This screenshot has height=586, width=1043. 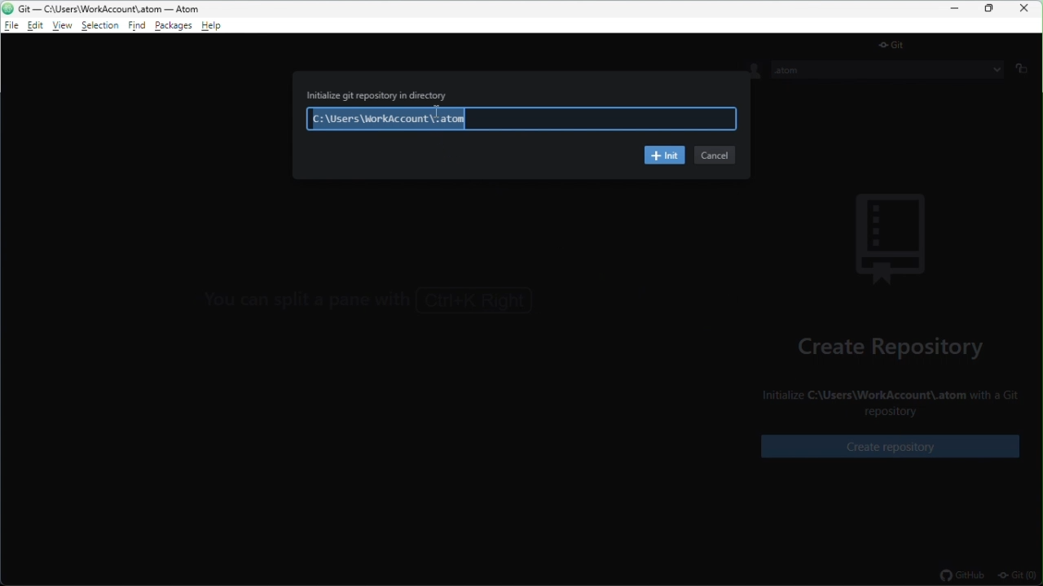 What do you see at coordinates (896, 238) in the screenshot?
I see `background image` at bounding box center [896, 238].